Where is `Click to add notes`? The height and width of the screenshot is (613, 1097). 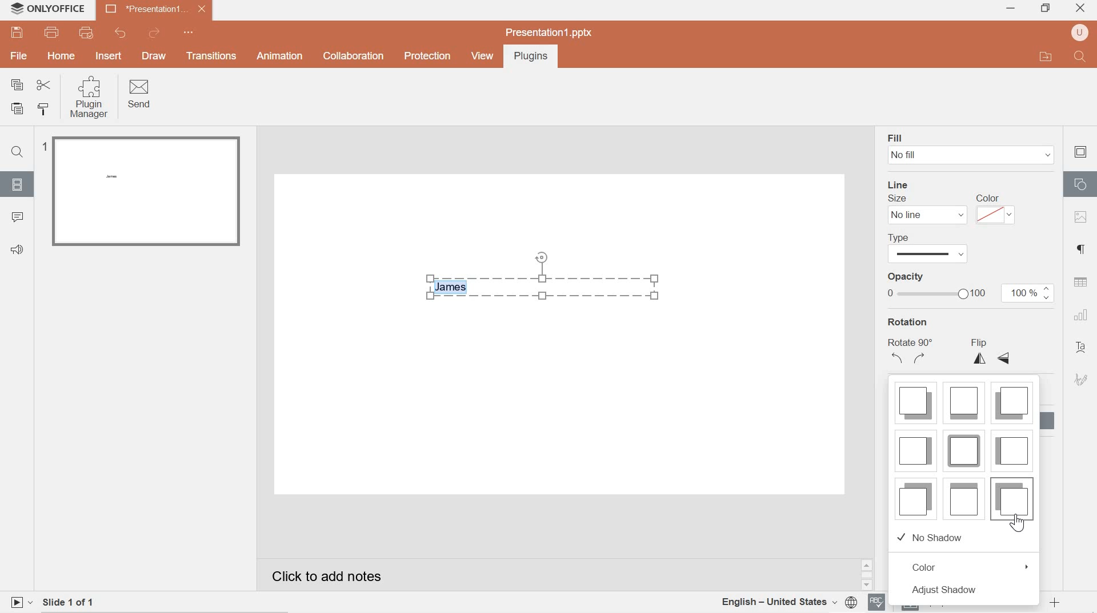
Click to add notes is located at coordinates (342, 573).